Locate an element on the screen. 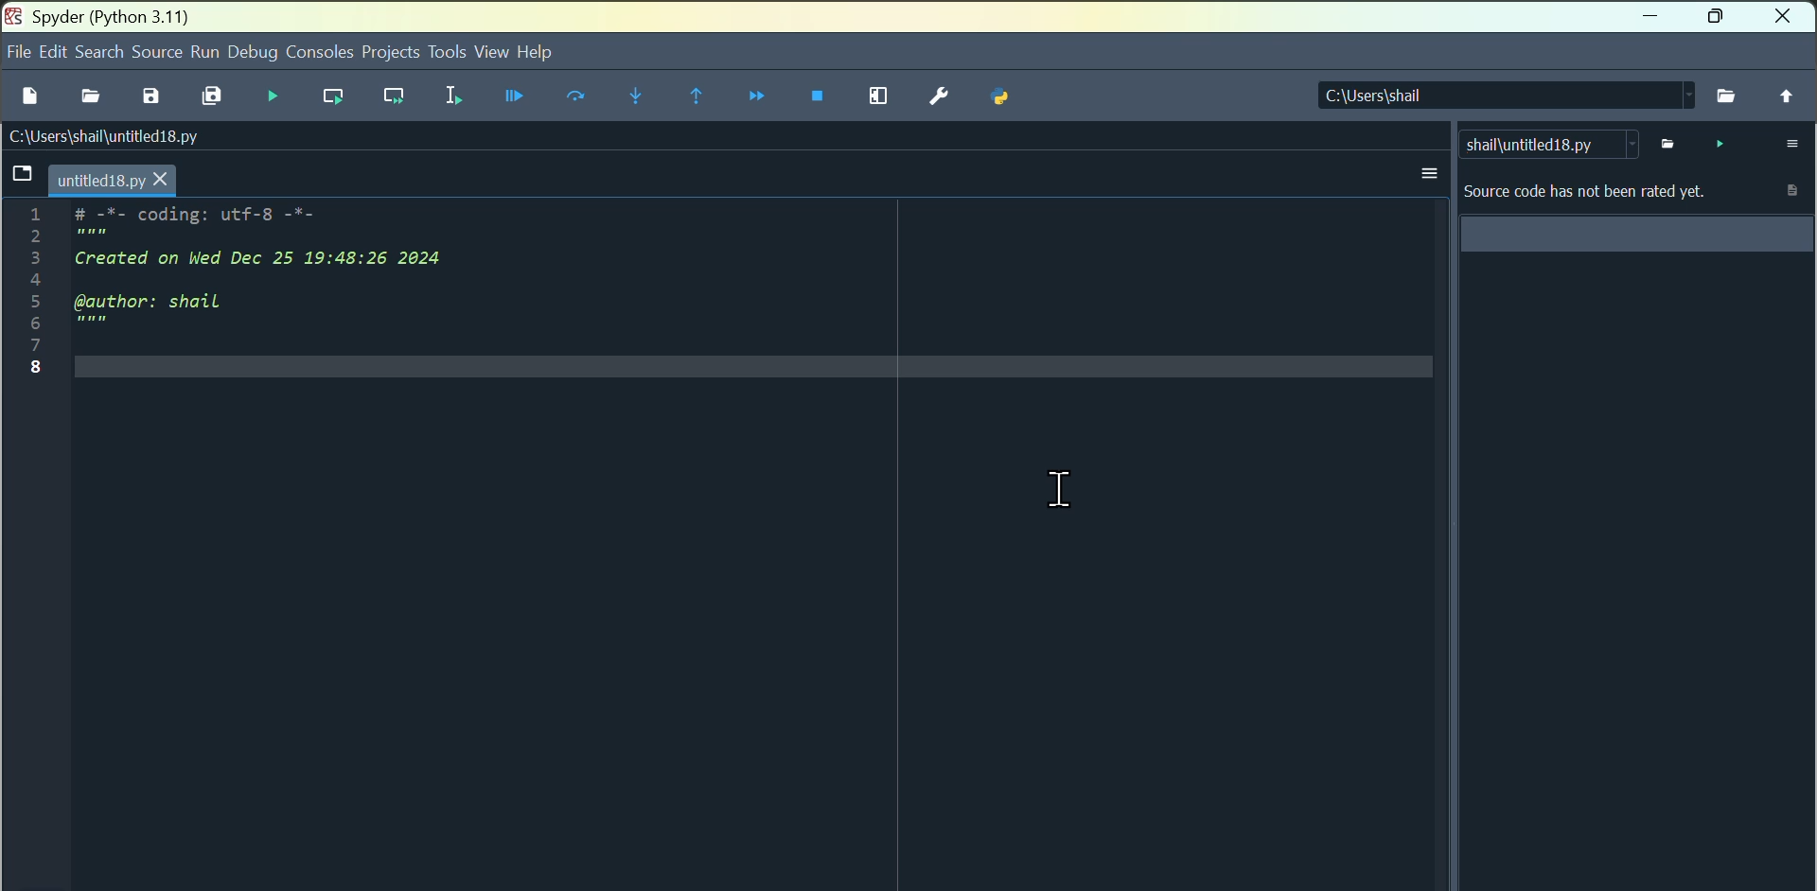 This screenshot has width=1817, height=891. maximise is located at coordinates (1720, 16).